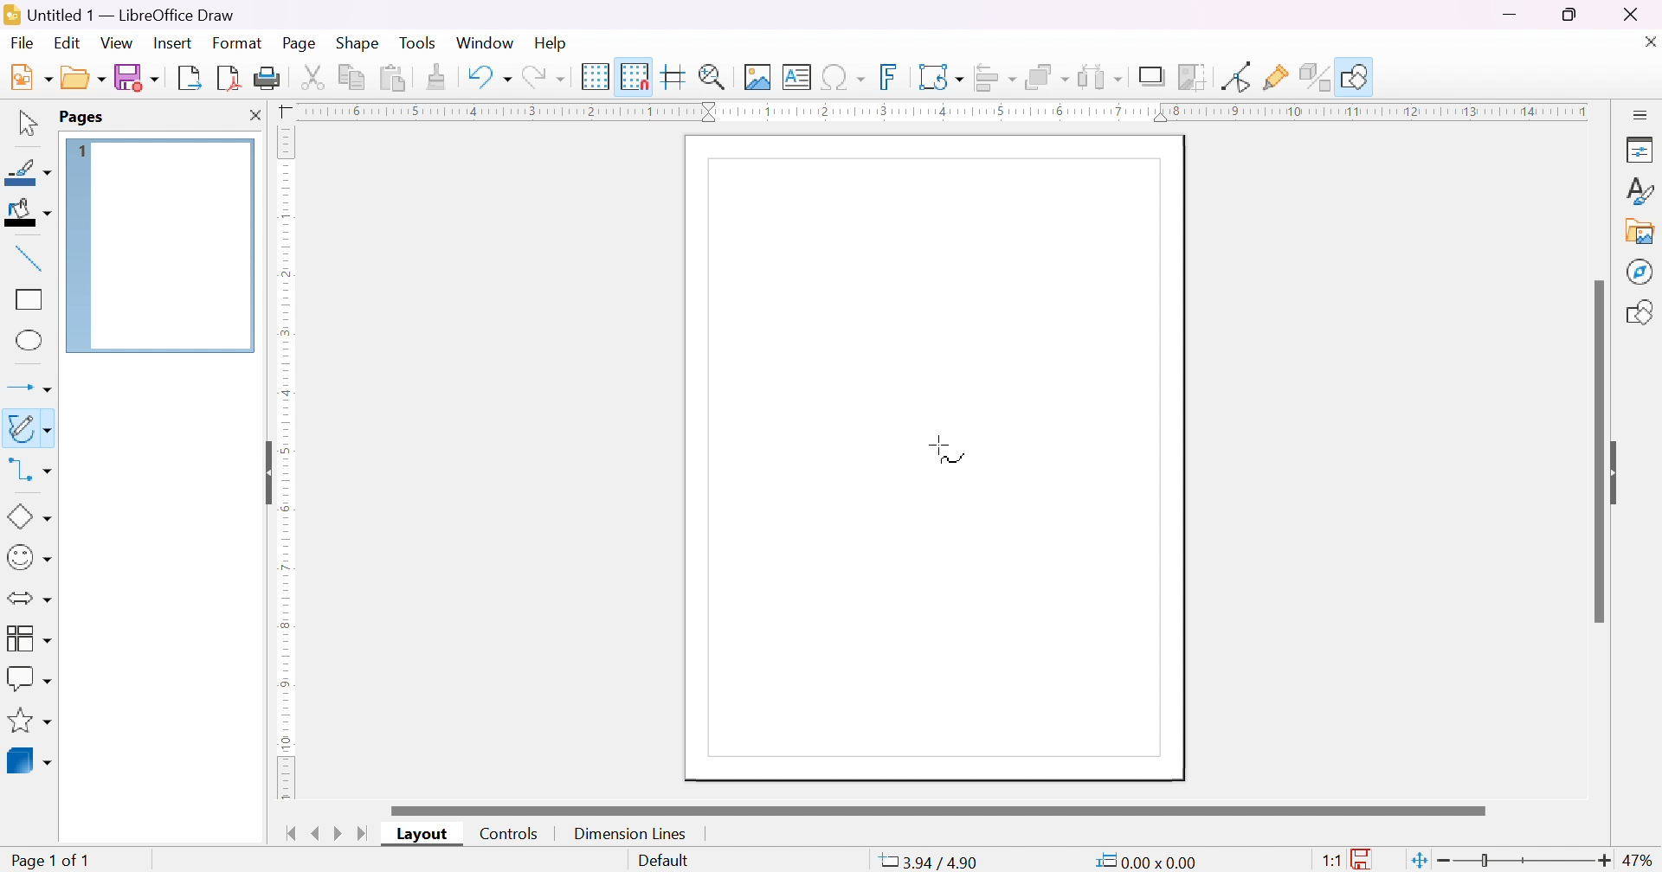  What do you see at coordinates (315, 77) in the screenshot?
I see `cut` at bounding box center [315, 77].